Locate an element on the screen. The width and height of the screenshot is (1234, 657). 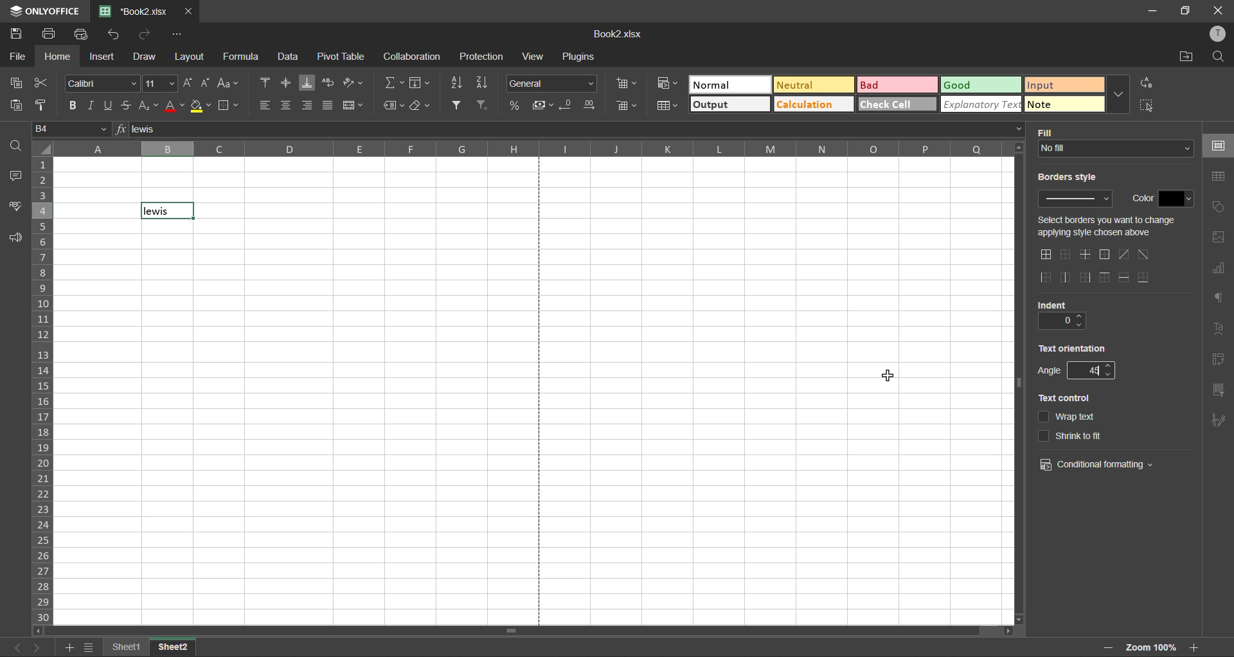
font style is located at coordinates (100, 85).